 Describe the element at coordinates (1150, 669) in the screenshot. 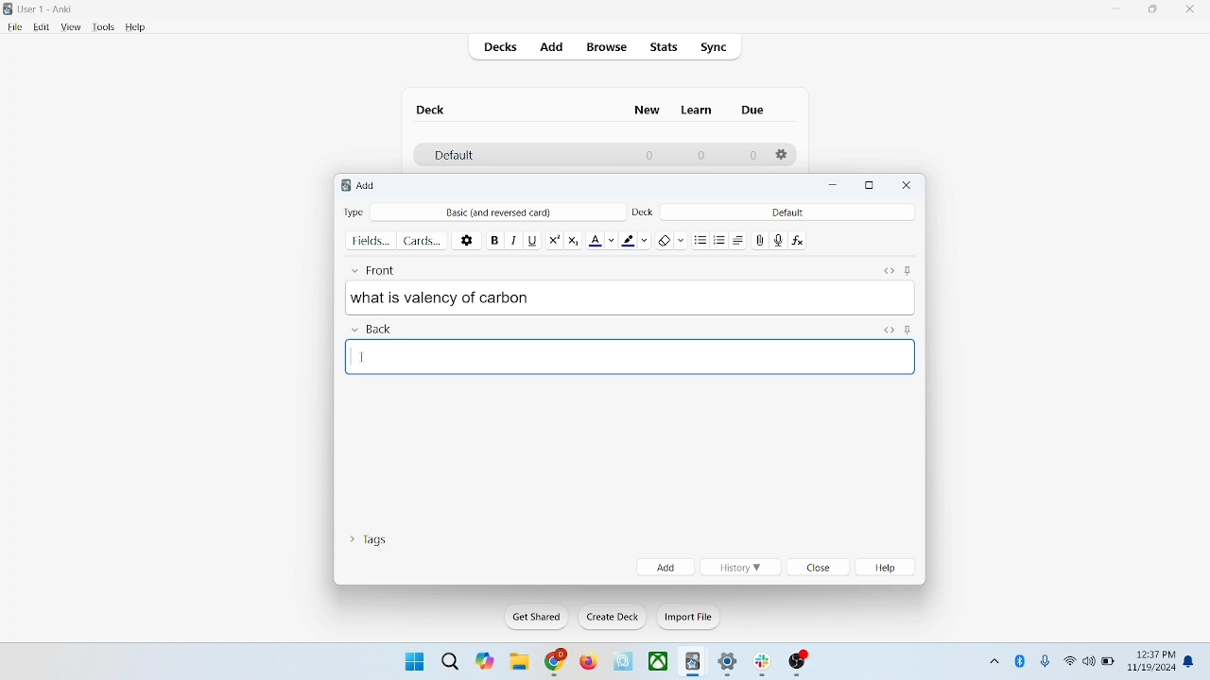

I see `11/19/2024` at that location.